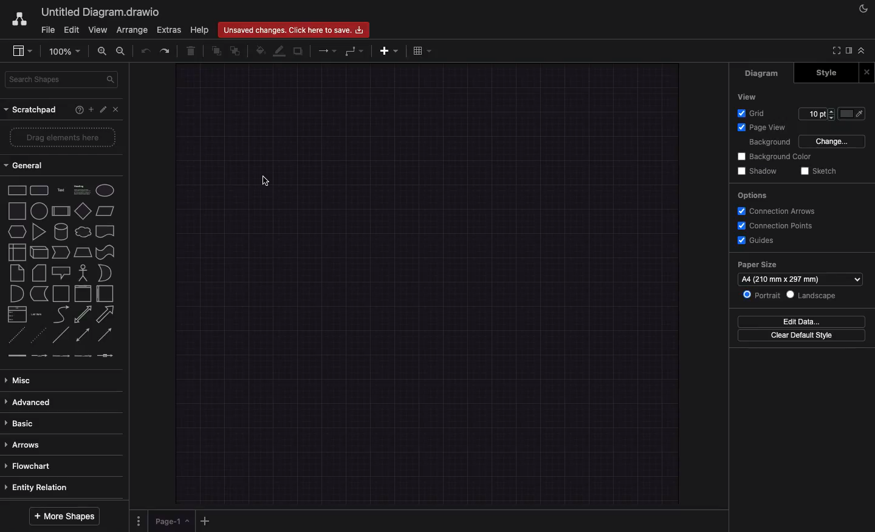  I want to click on Sketch, so click(821, 171).